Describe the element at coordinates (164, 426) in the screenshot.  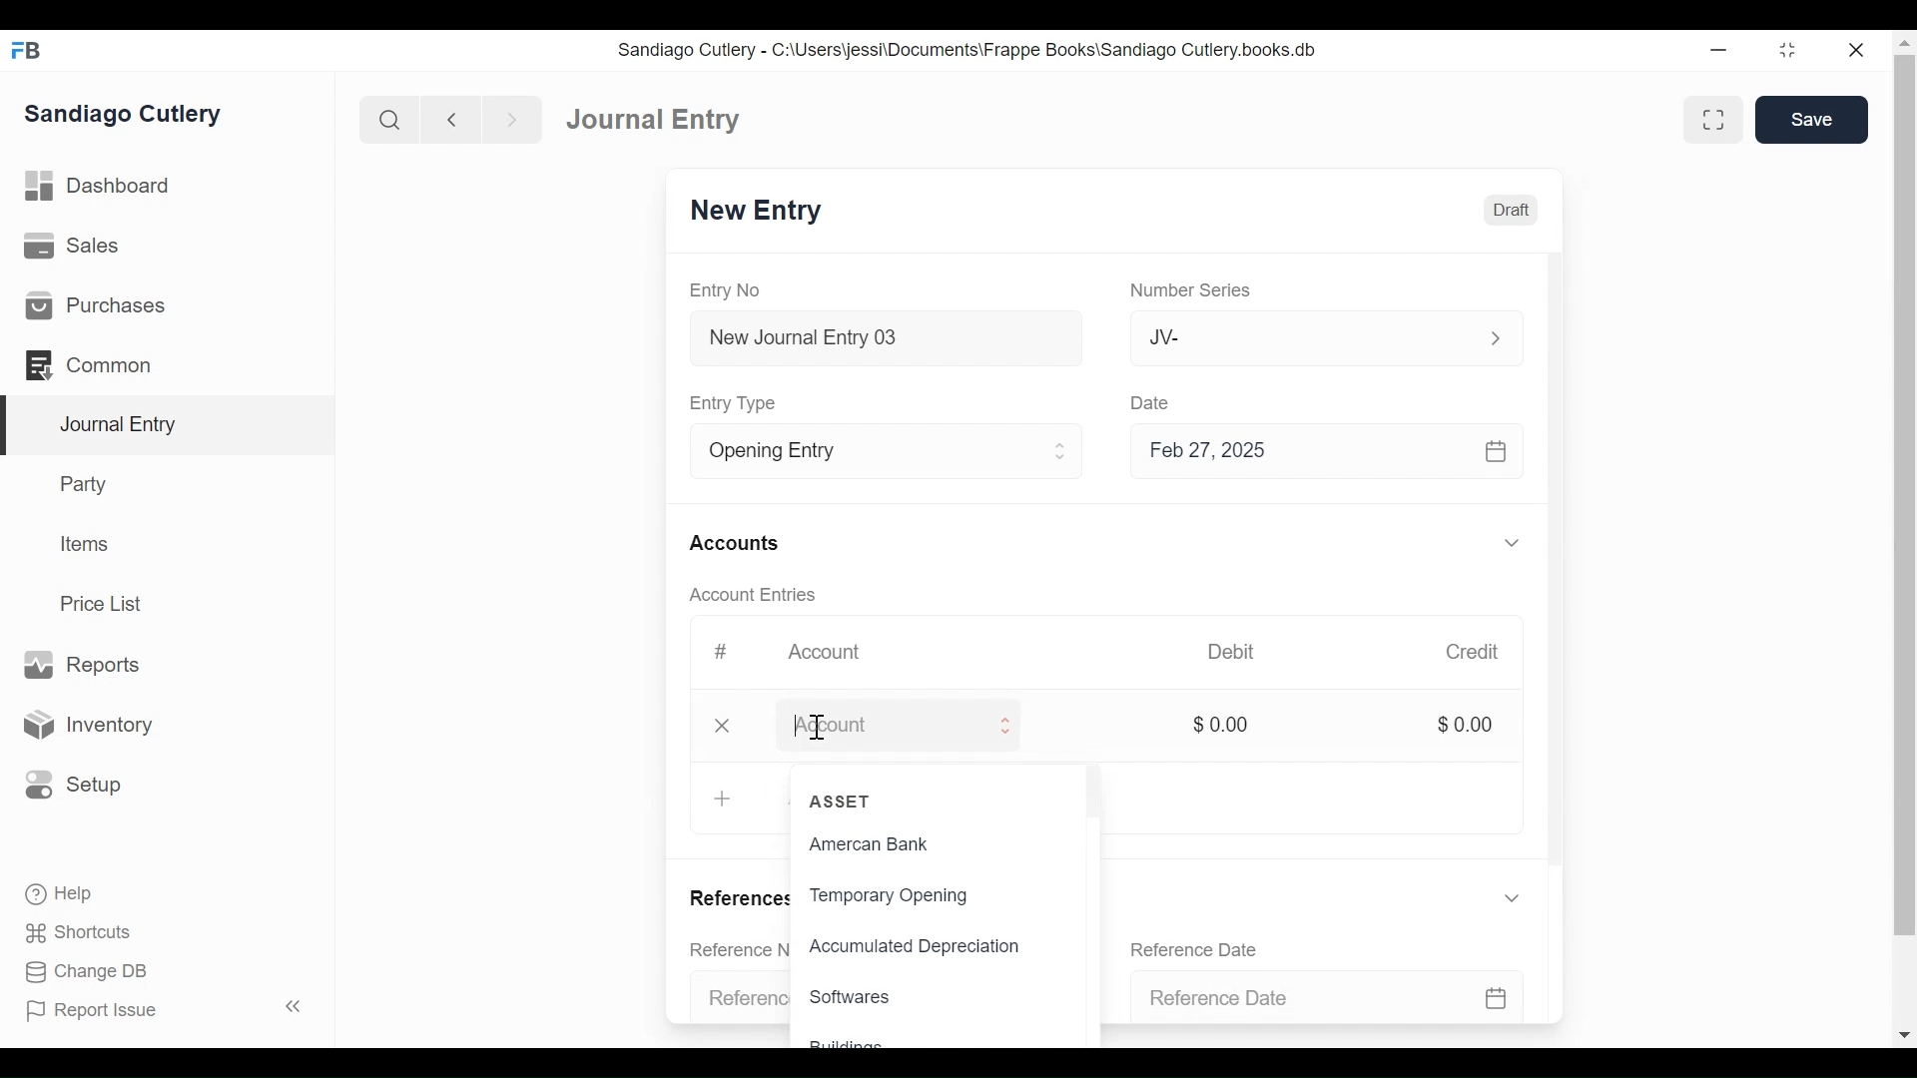
I see `Journal Entry` at that location.